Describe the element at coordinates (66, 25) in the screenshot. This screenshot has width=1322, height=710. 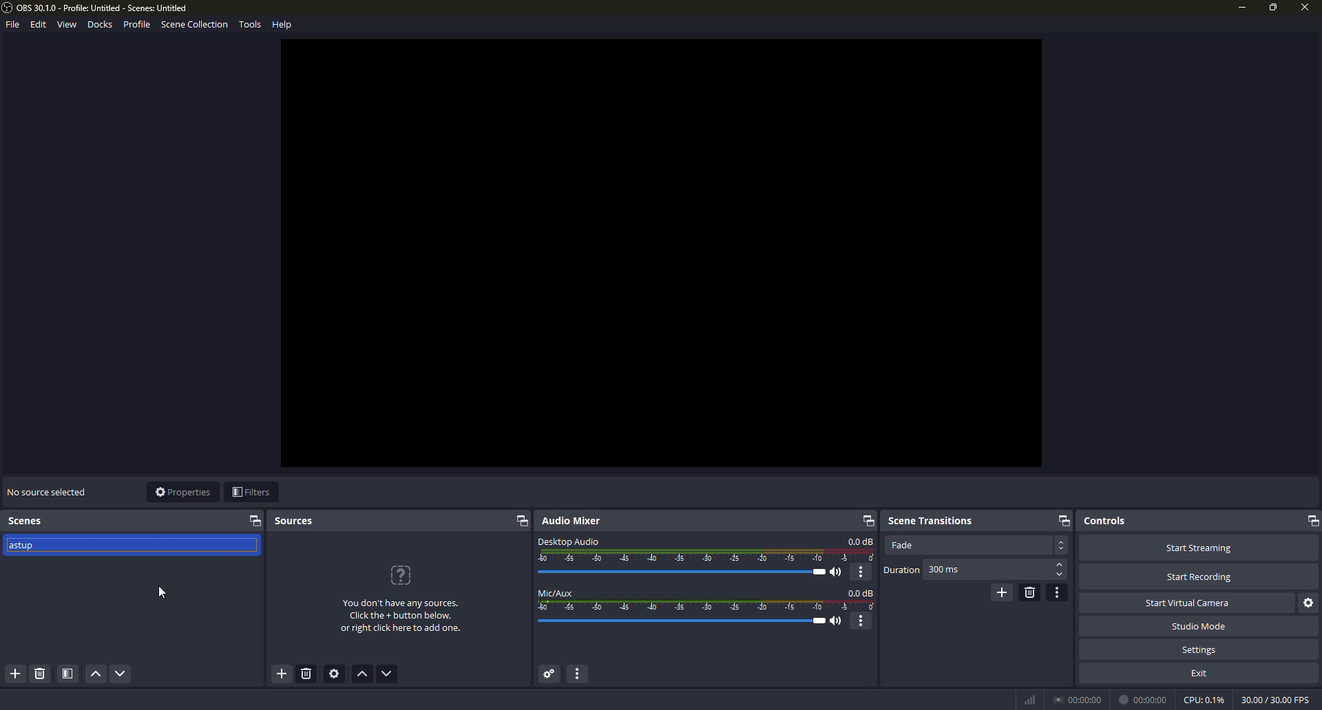
I see `view` at that location.